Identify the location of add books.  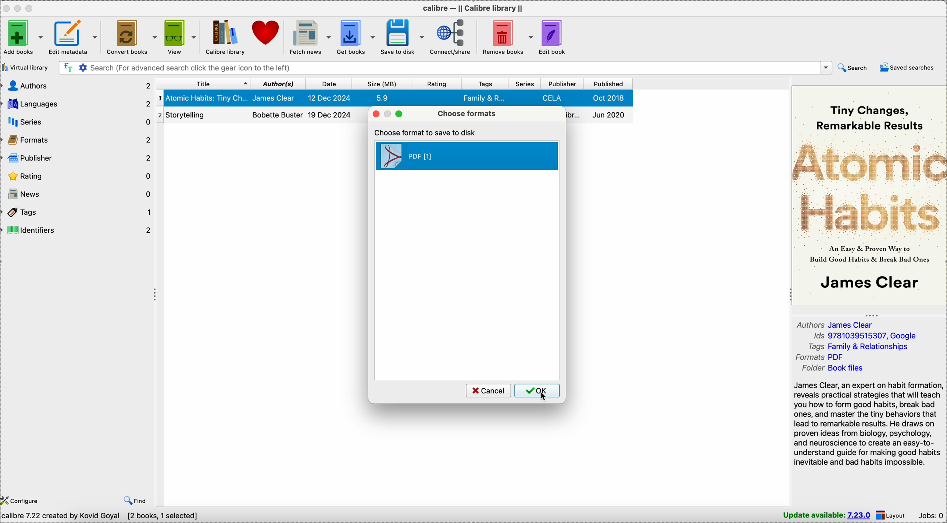
(23, 37).